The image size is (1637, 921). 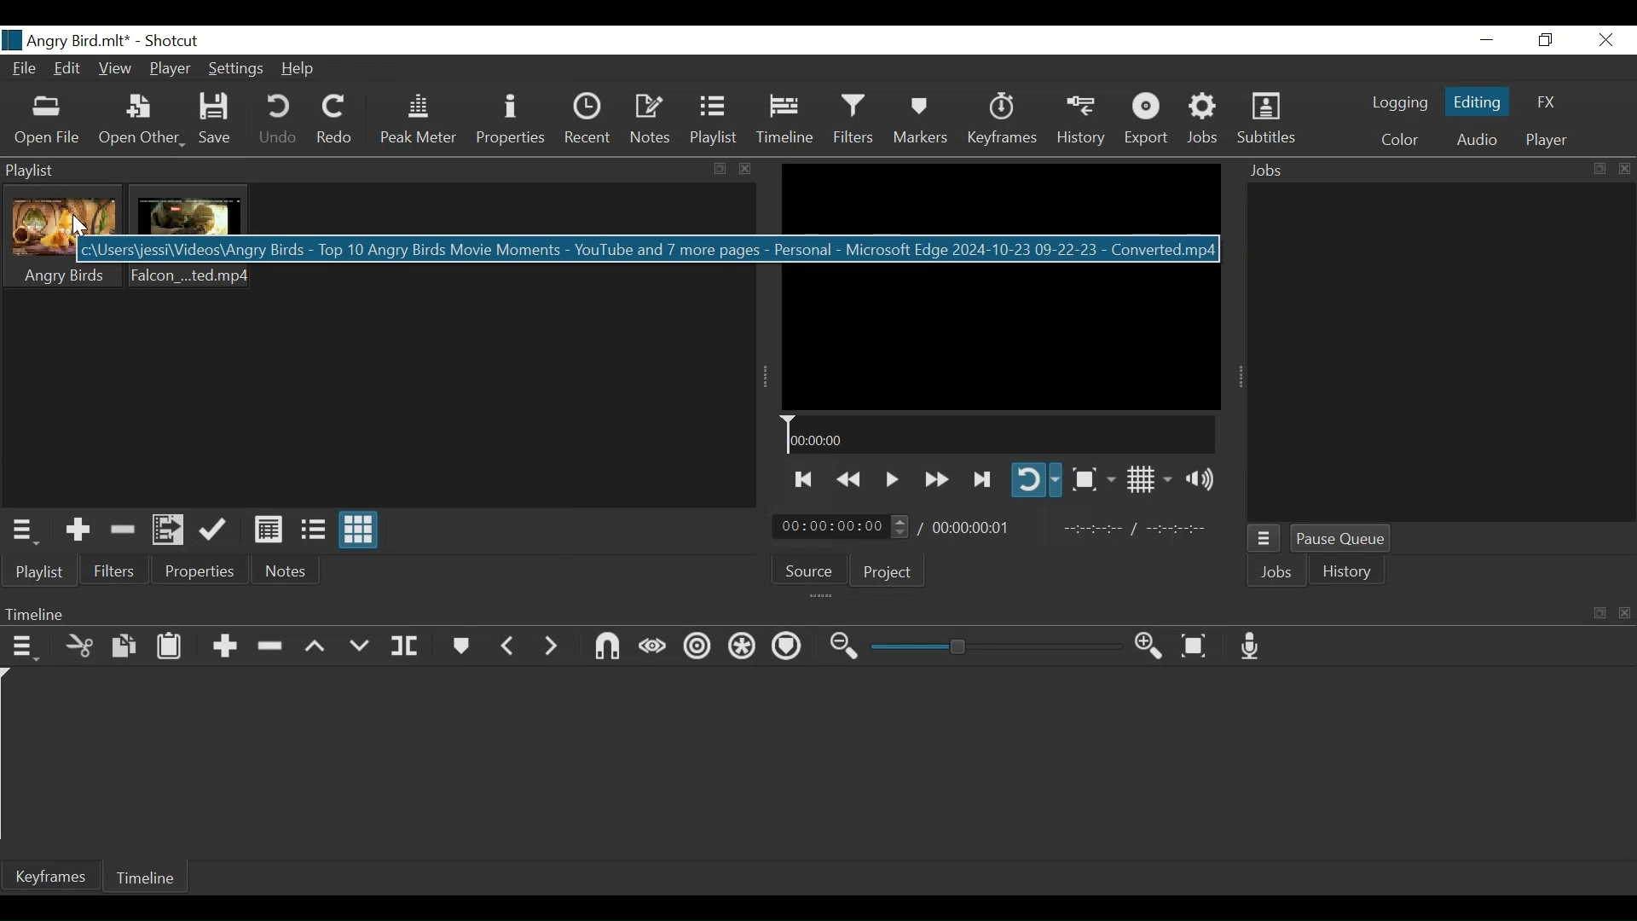 What do you see at coordinates (1000, 435) in the screenshot?
I see `Timeline` at bounding box center [1000, 435].